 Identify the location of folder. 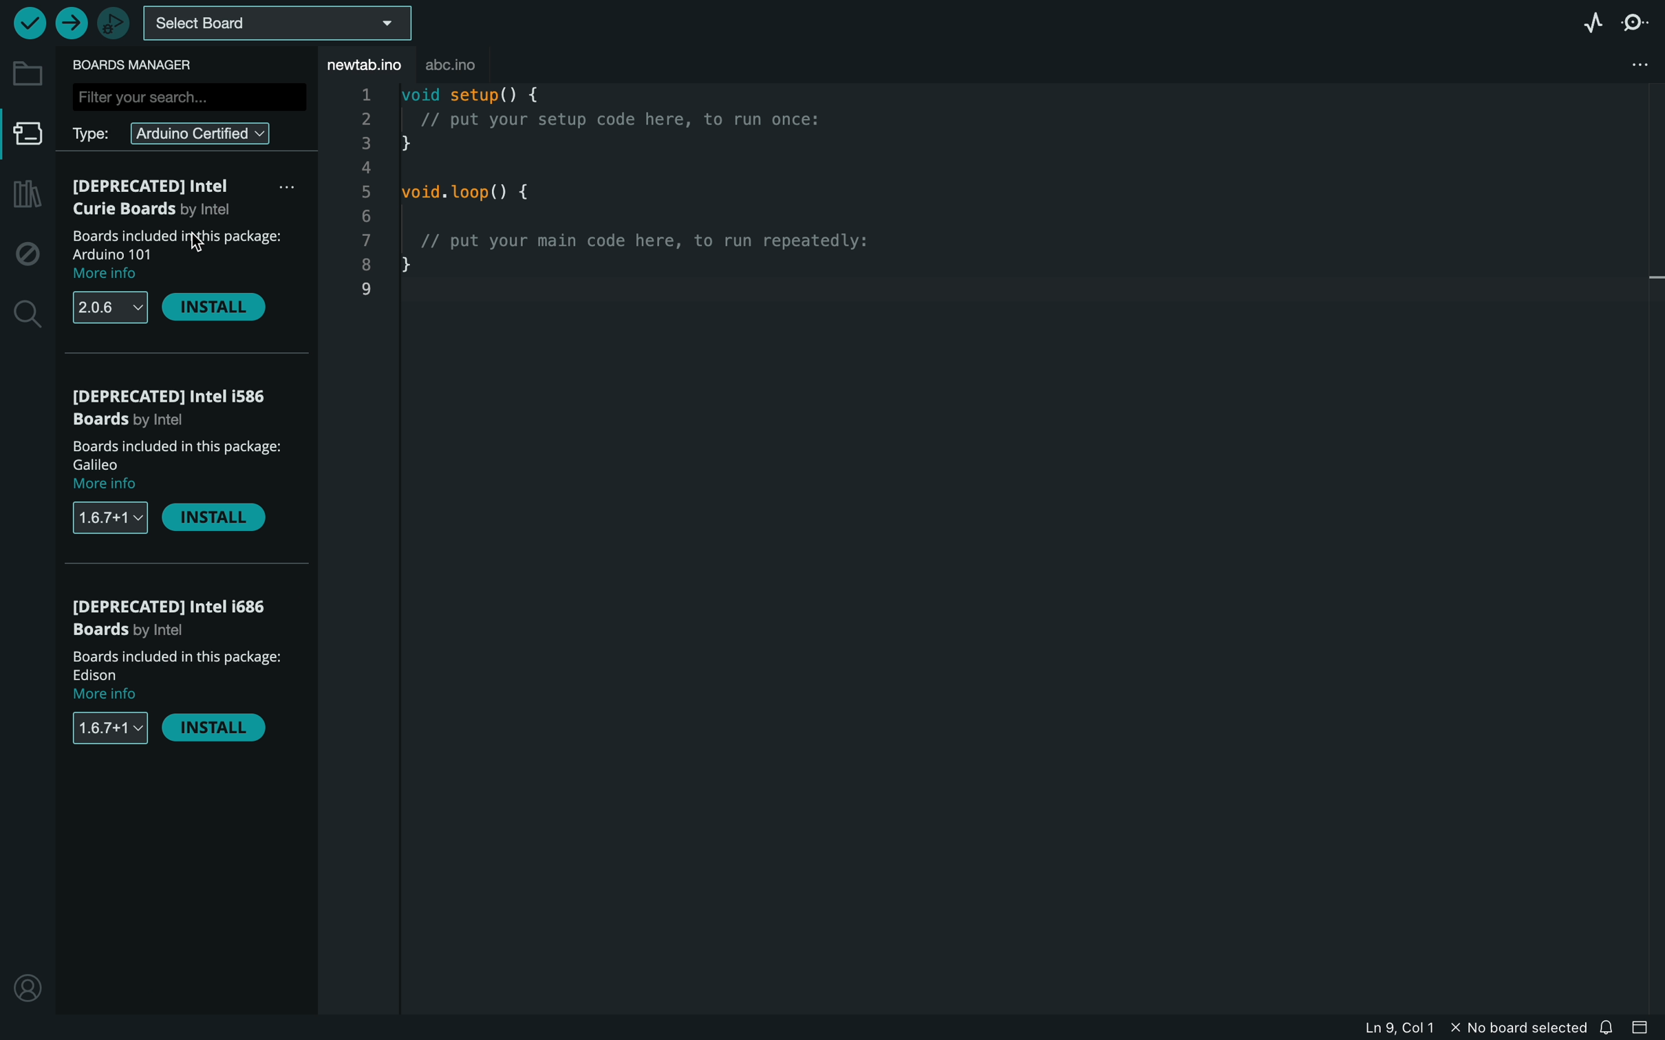
(25, 75).